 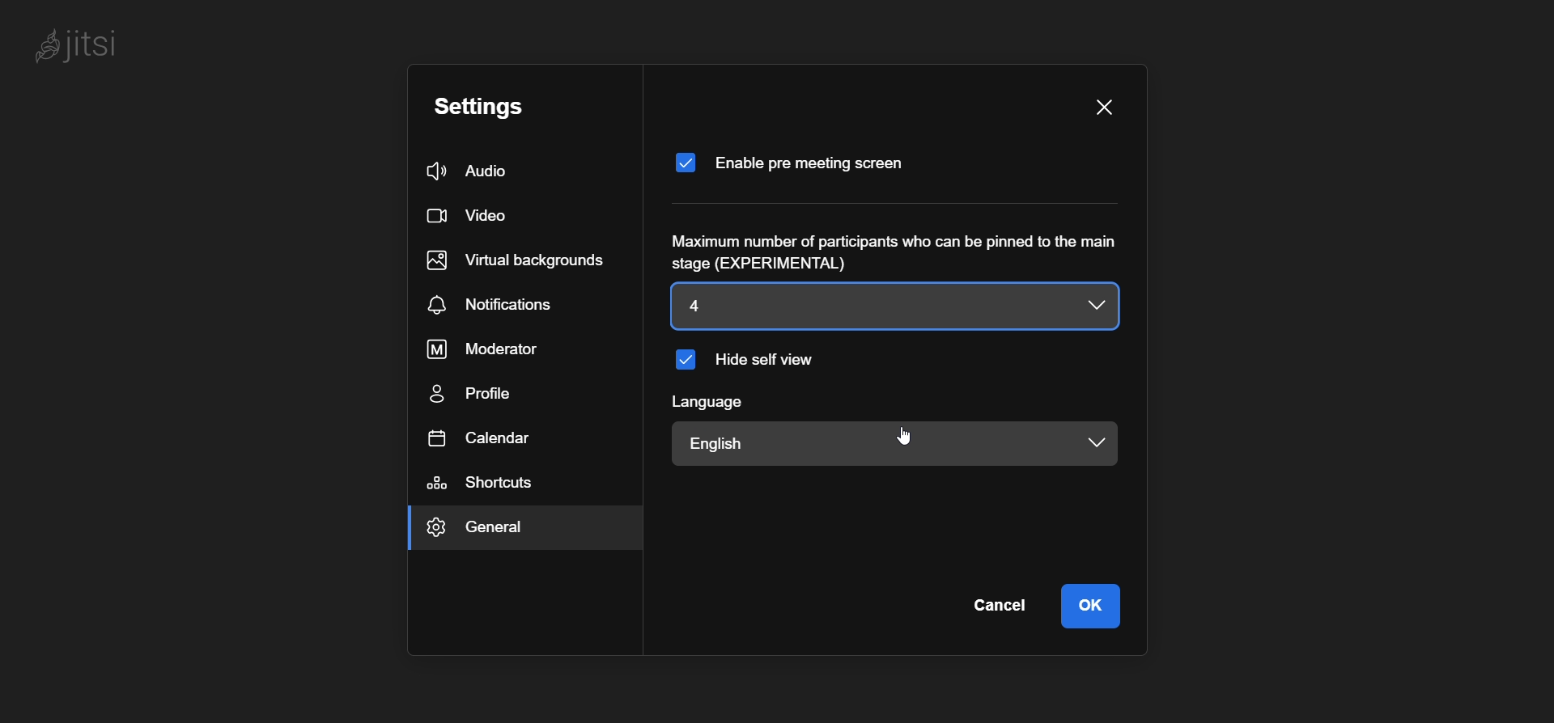 What do you see at coordinates (496, 531) in the screenshot?
I see `general` at bounding box center [496, 531].